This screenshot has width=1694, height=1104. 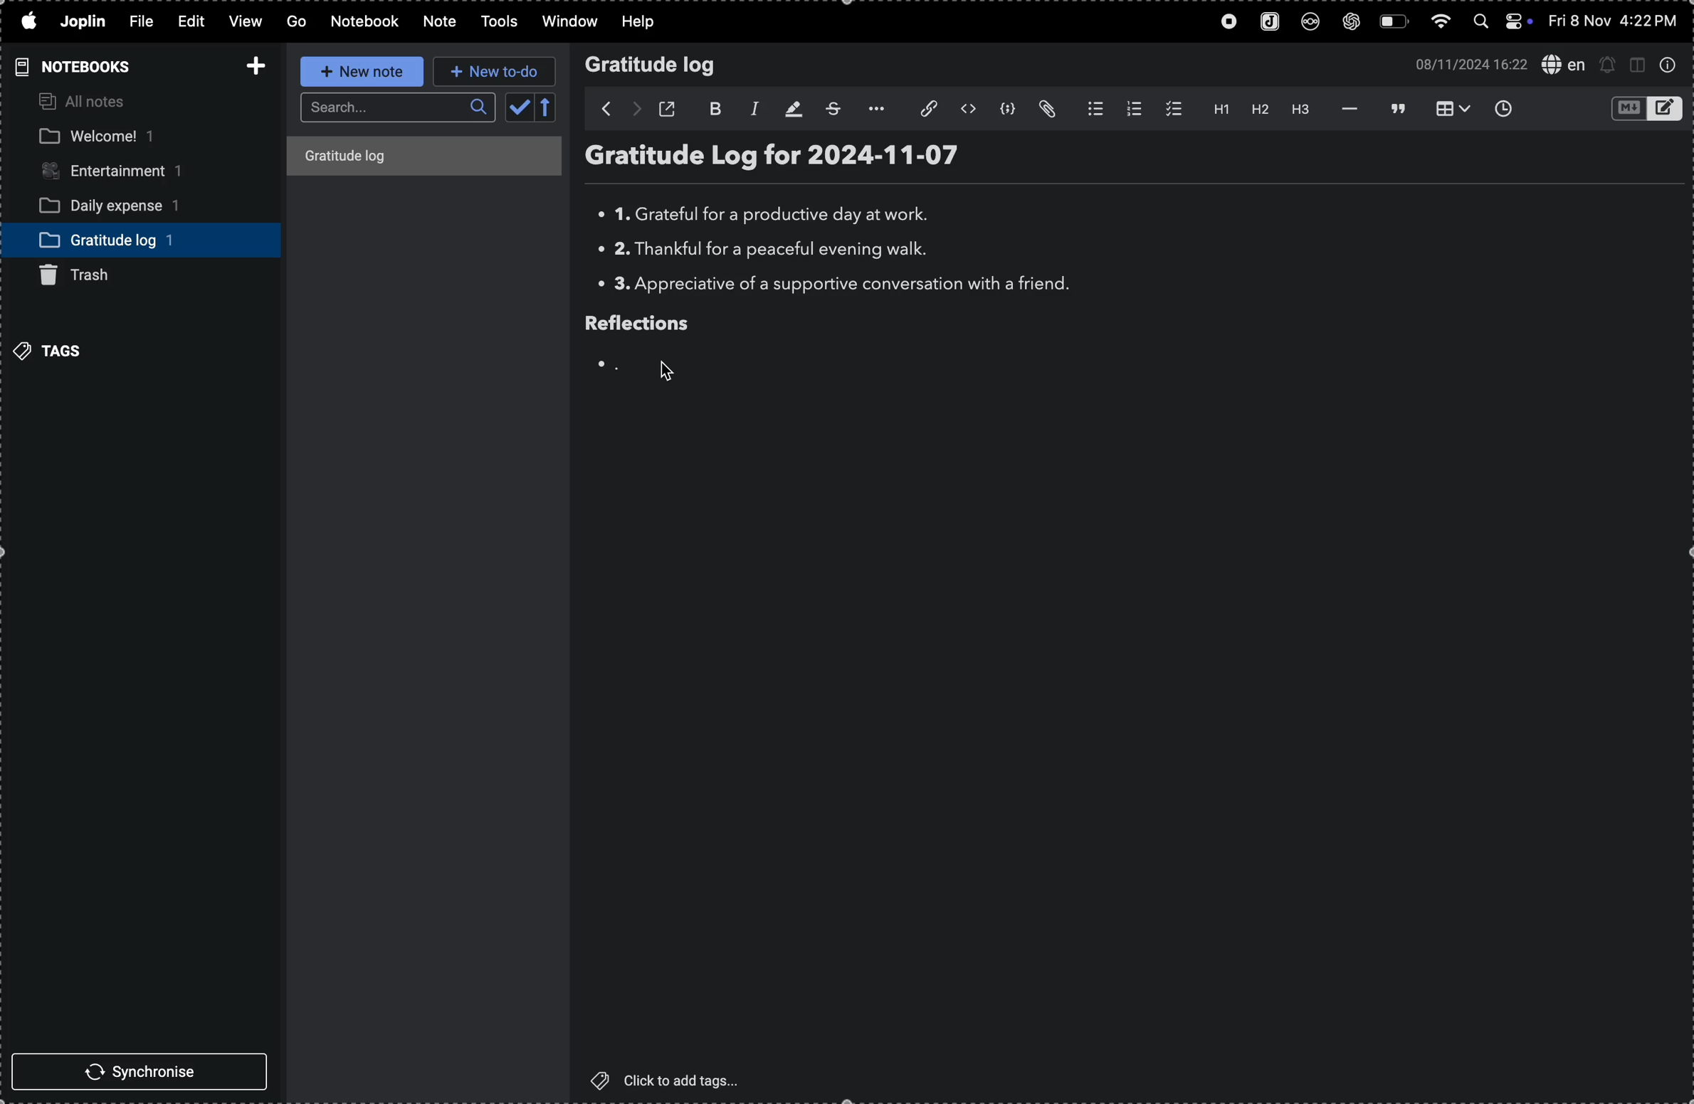 I want to click on log date, so click(x=905, y=156).